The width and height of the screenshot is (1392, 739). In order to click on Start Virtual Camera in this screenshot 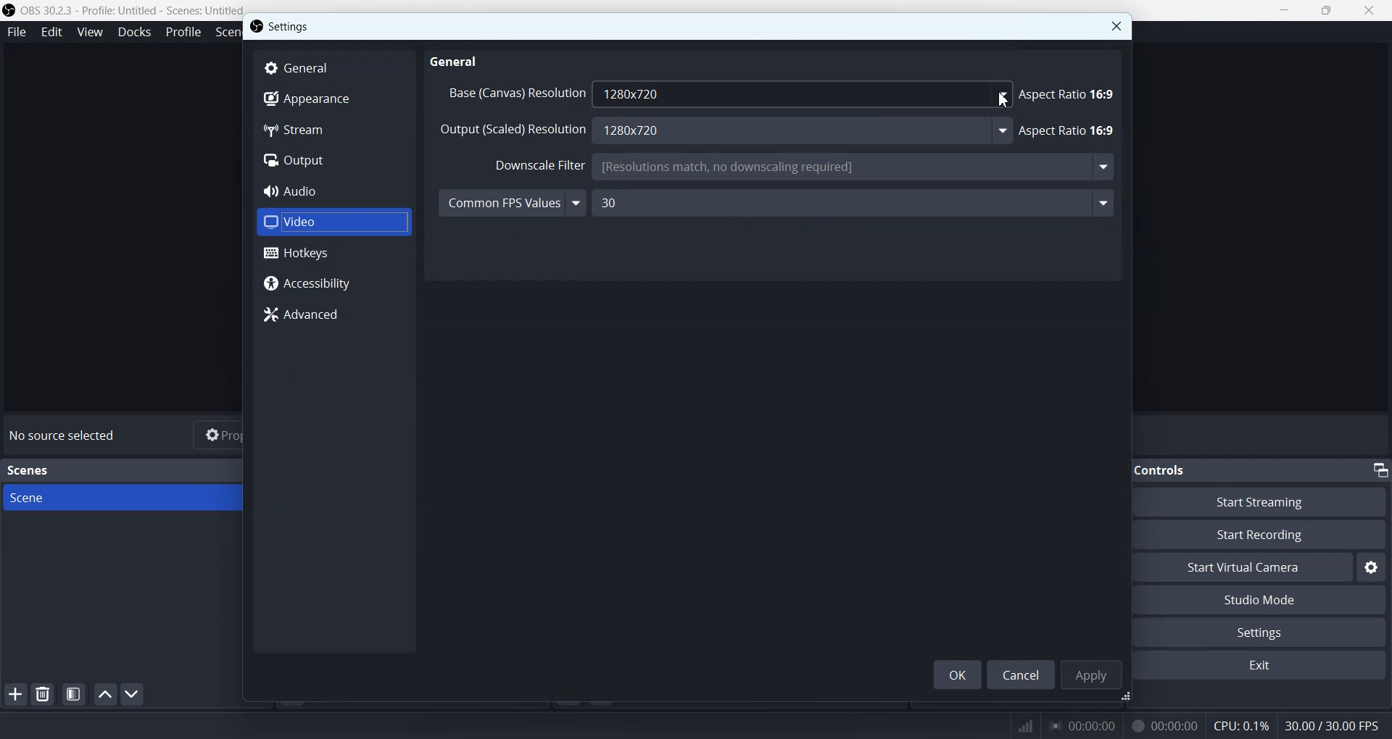, I will do `click(1251, 567)`.